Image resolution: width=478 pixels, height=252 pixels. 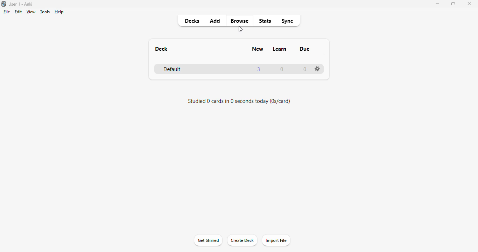 What do you see at coordinates (7, 12) in the screenshot?
I see `file` at bounding box center [7, 12].